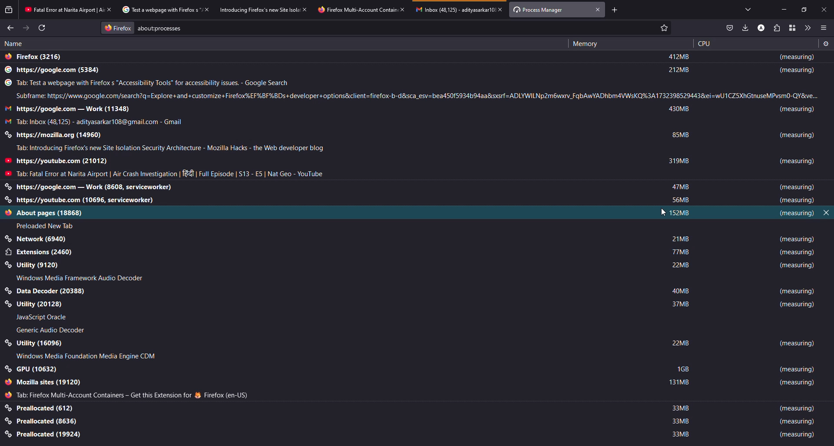 The image size is (834, 446). What do you see at coordinates (804, 10) in the screenshot?
I see `maximize` at bounding box center [804, 10].